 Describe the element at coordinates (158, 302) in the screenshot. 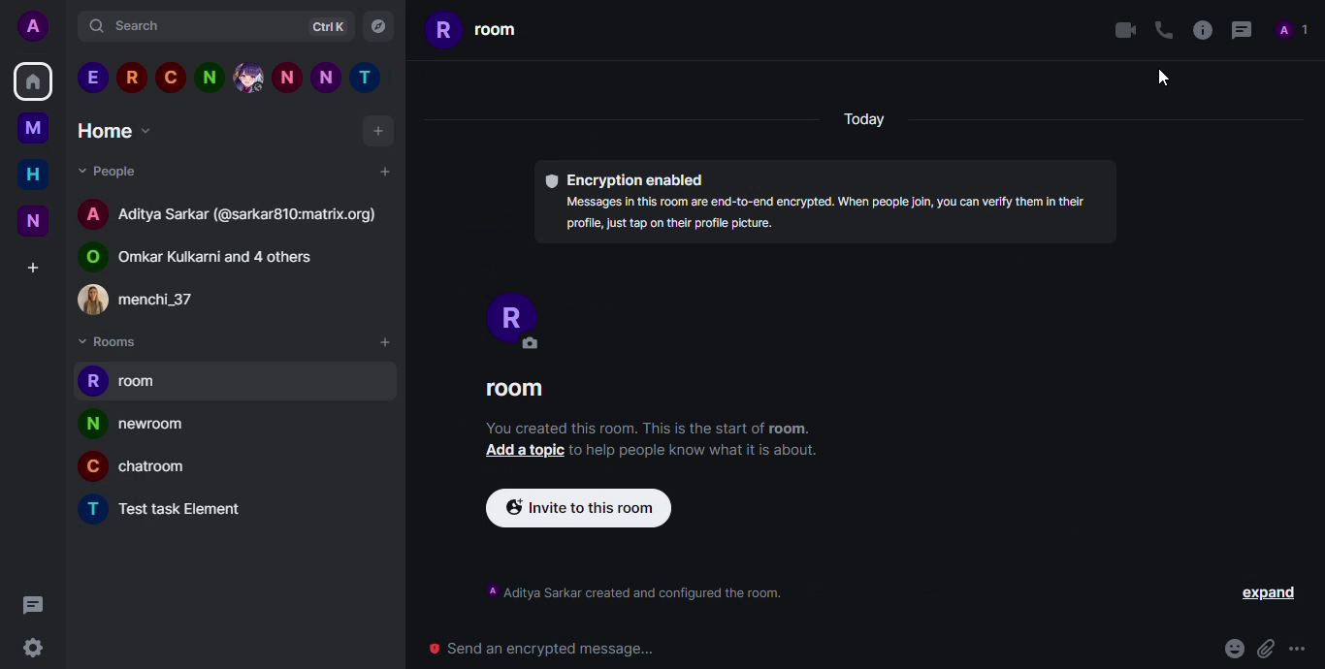

I see `people` at that location.